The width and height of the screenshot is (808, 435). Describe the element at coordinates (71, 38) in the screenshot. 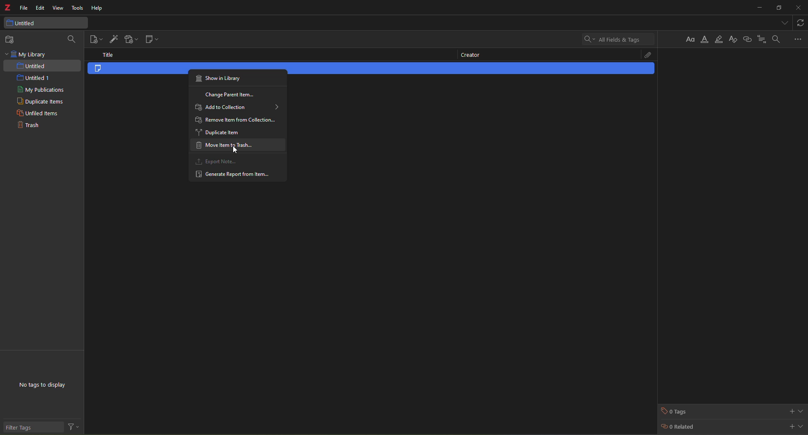

I see `search` at that location.